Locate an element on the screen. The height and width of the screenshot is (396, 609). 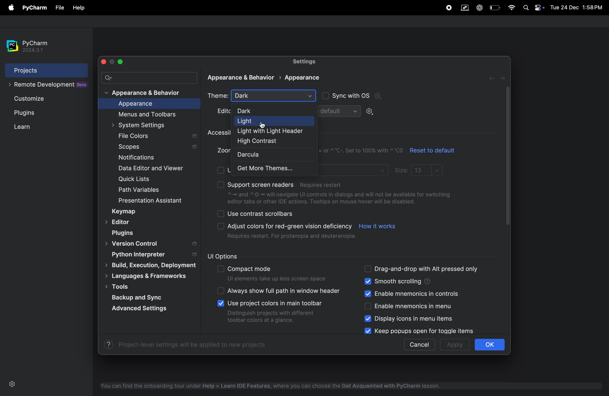
drag and drop alt pressed only is located at coordinates (425, 268).